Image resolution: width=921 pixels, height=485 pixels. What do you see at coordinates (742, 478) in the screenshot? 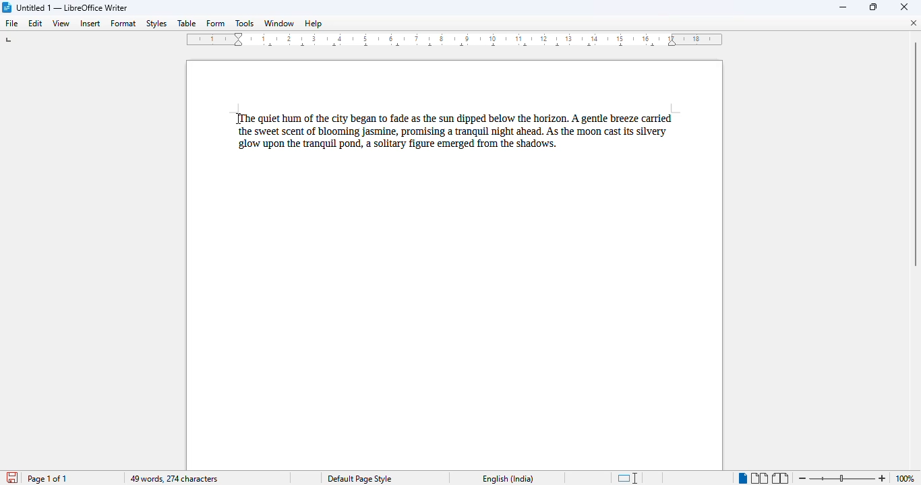
I see `single-page view` at bounding box center [742, 478].